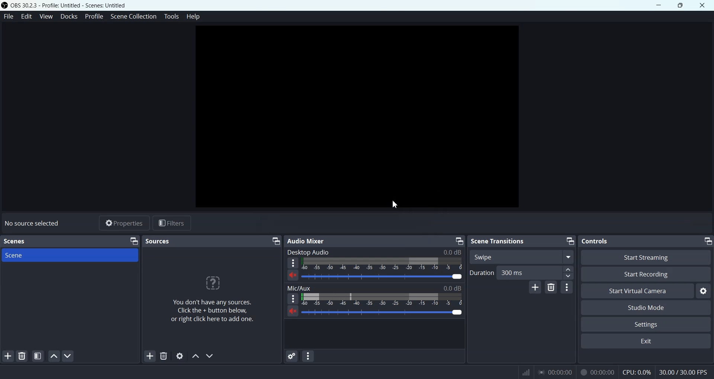 The image size is (714, 379). Describe the element at coordinates (554, 372) in the screenshot. I see `00:00:00` at that location.